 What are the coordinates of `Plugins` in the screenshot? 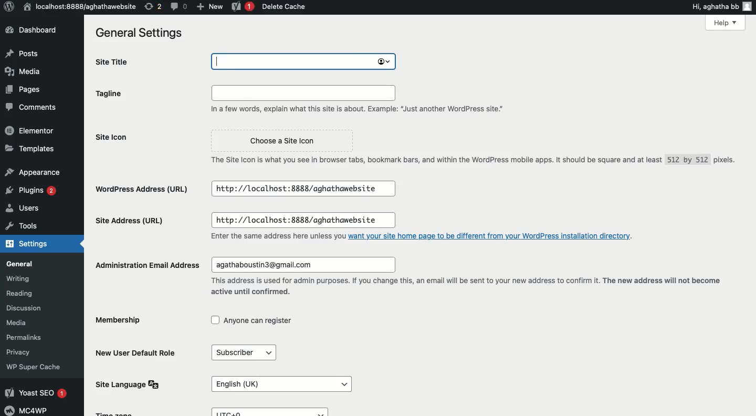 It's located at (33, 191).